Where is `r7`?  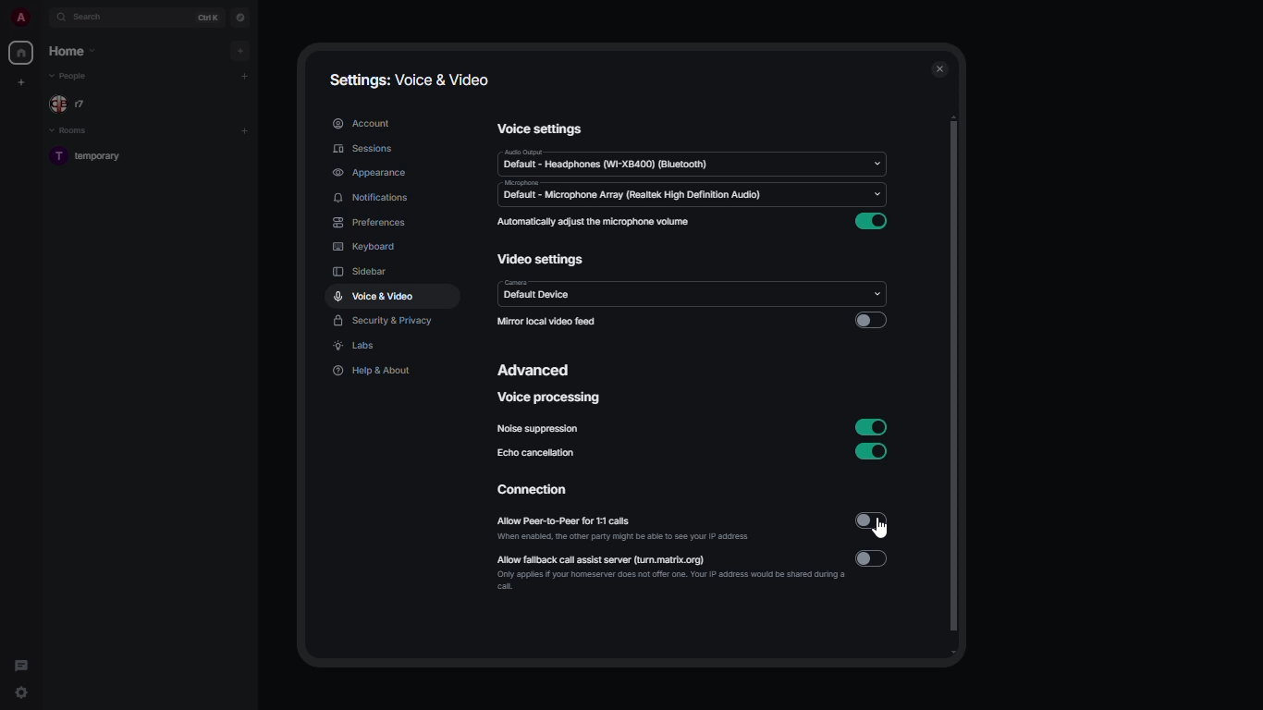
r7 is located at coordinates (75, 103).